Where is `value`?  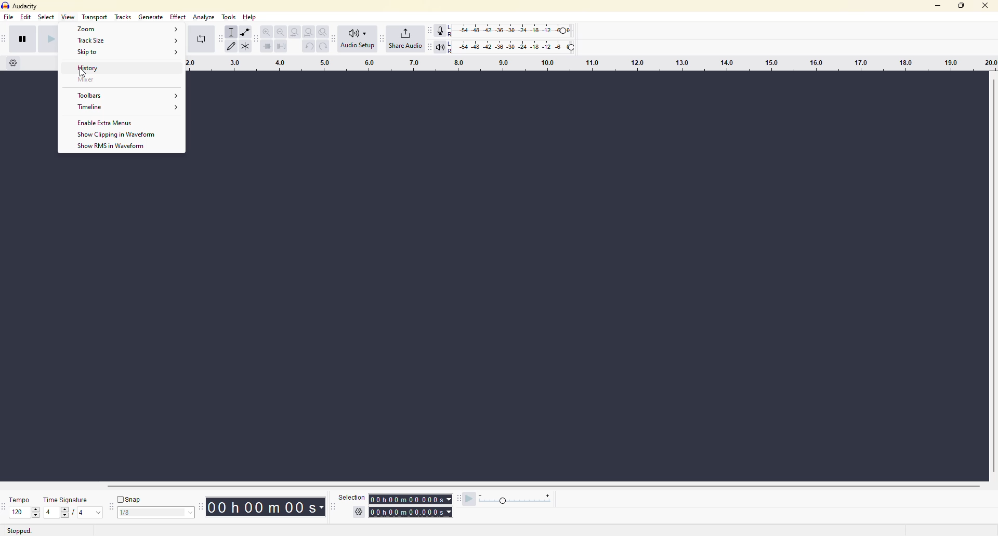 value is located at coordinates (154, 514).